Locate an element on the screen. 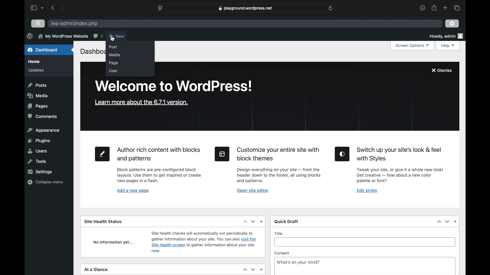 This screenshot has width=490, height=275. edit styles is located at coordinates (367, 191).